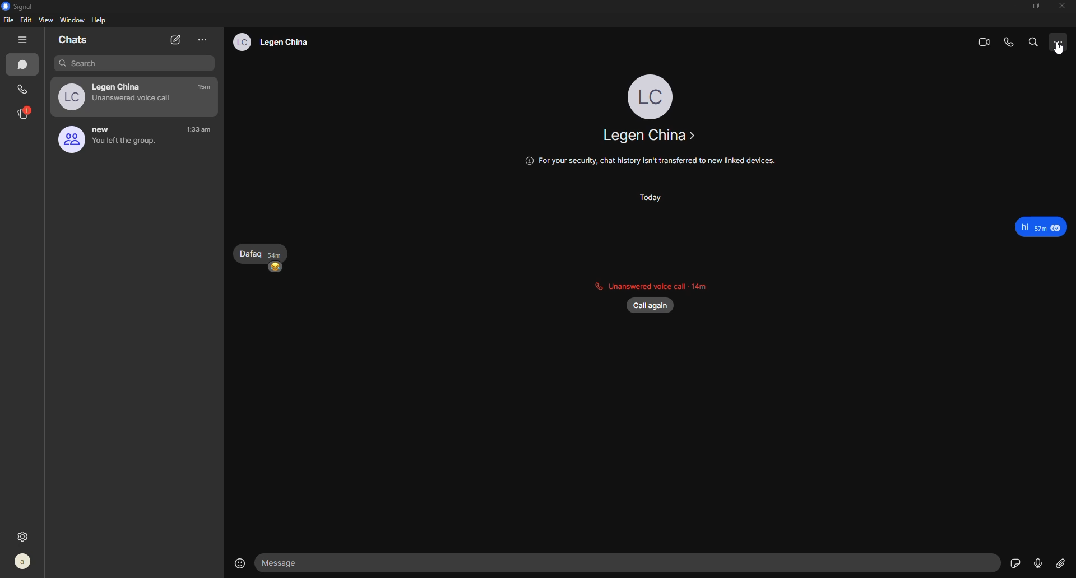  Describe the element at coordinates (200, 130) in the screenshot. I see `time` at that location.